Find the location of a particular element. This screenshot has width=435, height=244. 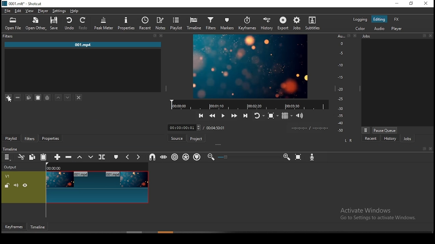

copy filter is located at coordinates (29, 98).